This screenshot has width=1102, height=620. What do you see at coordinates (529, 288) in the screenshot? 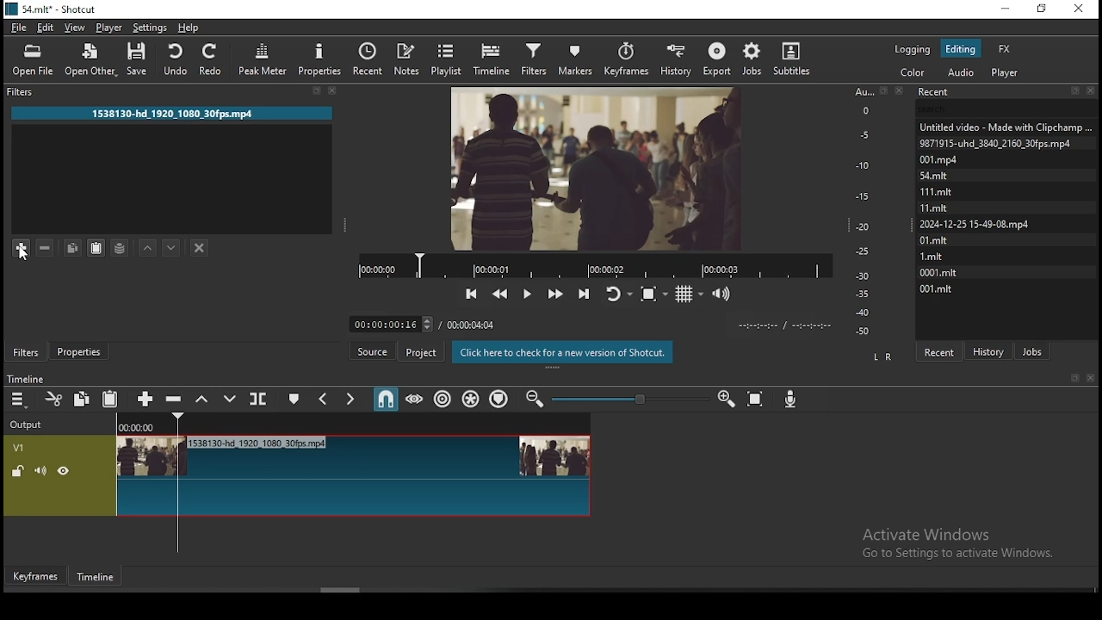
I see `play/pause` at bounding box center [529, 288].